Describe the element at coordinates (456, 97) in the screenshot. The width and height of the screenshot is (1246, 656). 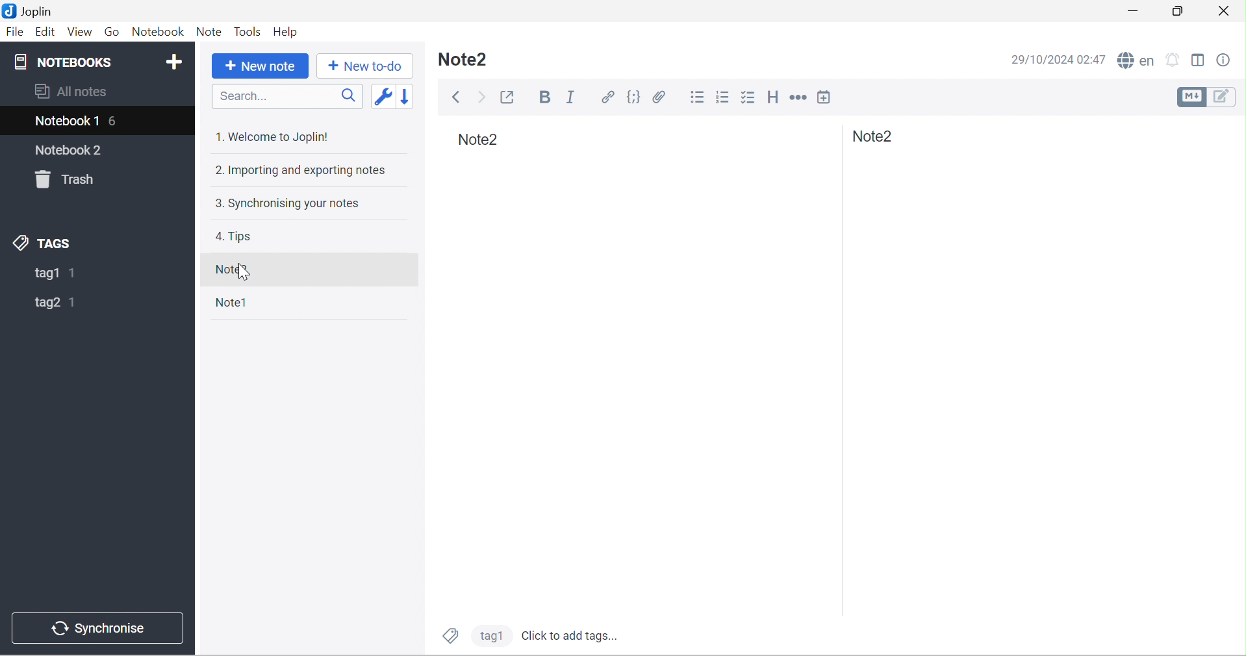
I see `Back` at that location.